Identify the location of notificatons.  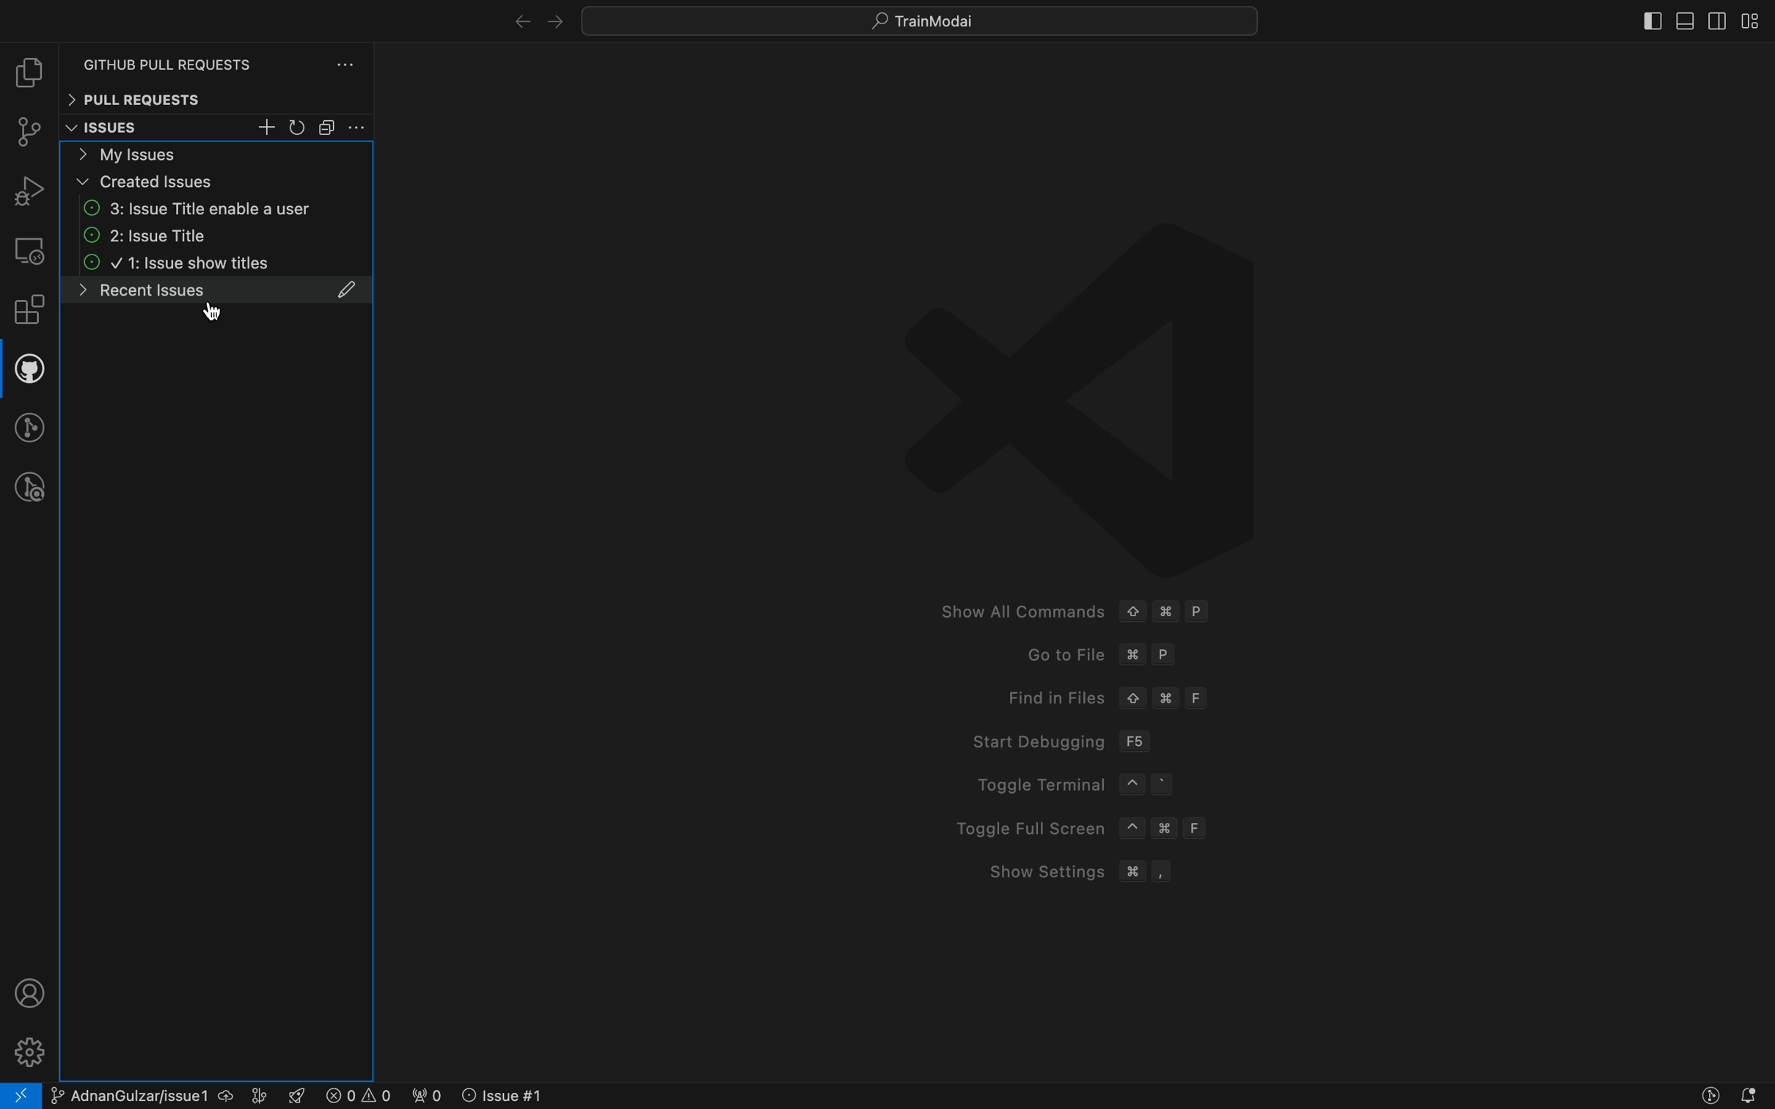
(1755, 1096).